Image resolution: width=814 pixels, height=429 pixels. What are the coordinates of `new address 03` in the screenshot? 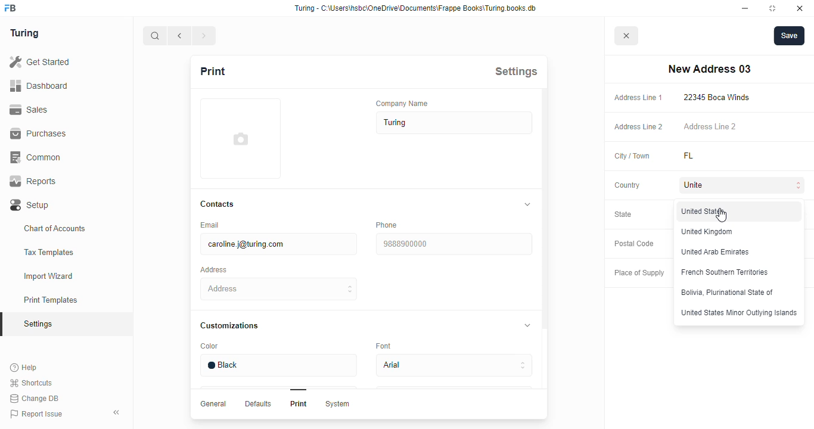 It's located at (709, 69).